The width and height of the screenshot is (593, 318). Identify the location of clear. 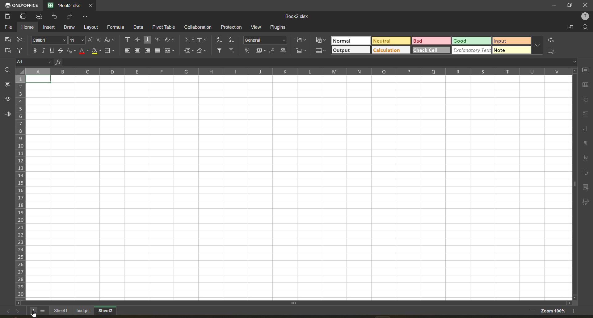
(202, 51).